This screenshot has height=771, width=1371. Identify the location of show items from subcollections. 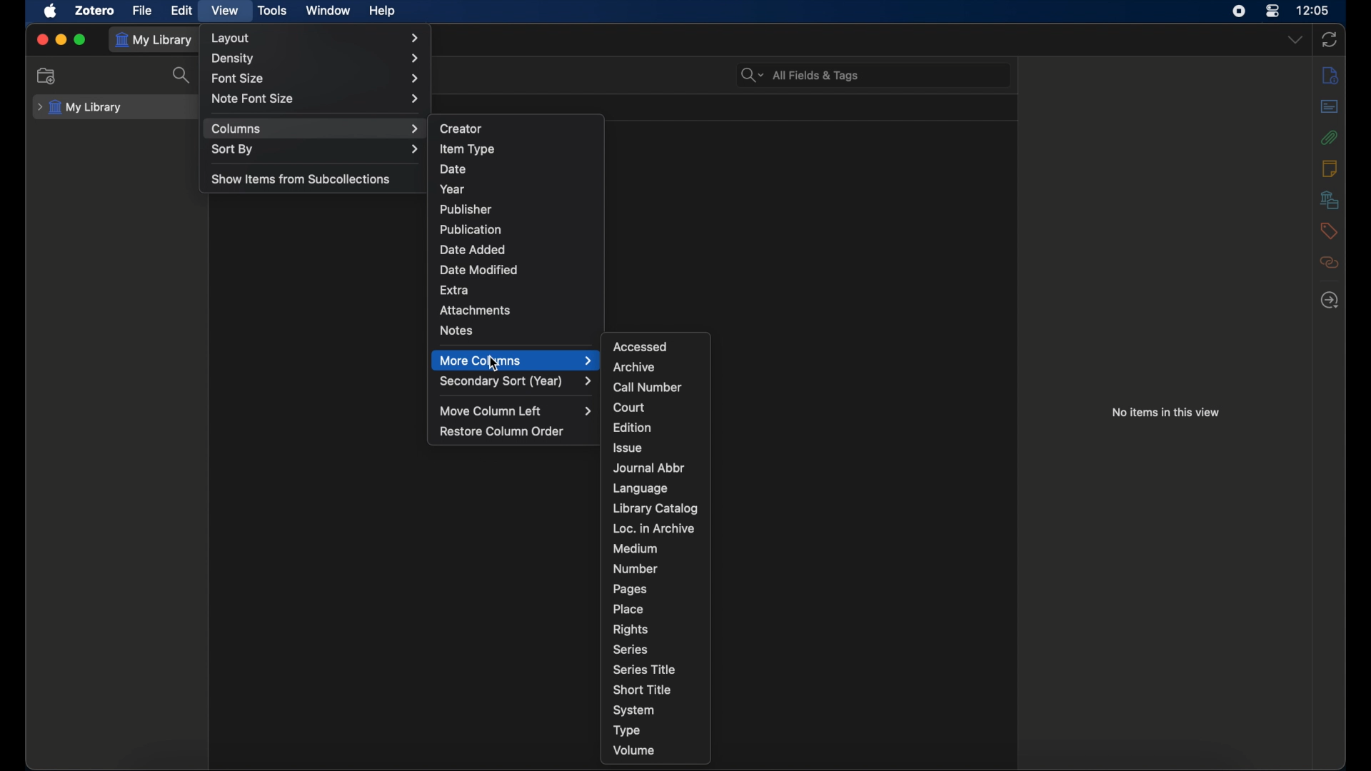
(303, 178).